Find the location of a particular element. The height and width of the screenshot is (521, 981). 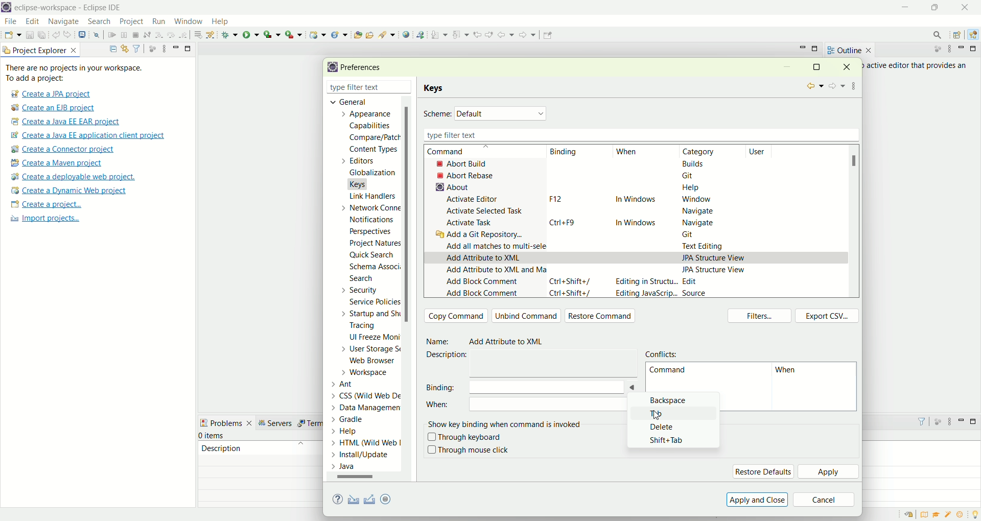

create a dynamic web project is located at coordinates (316, 34).